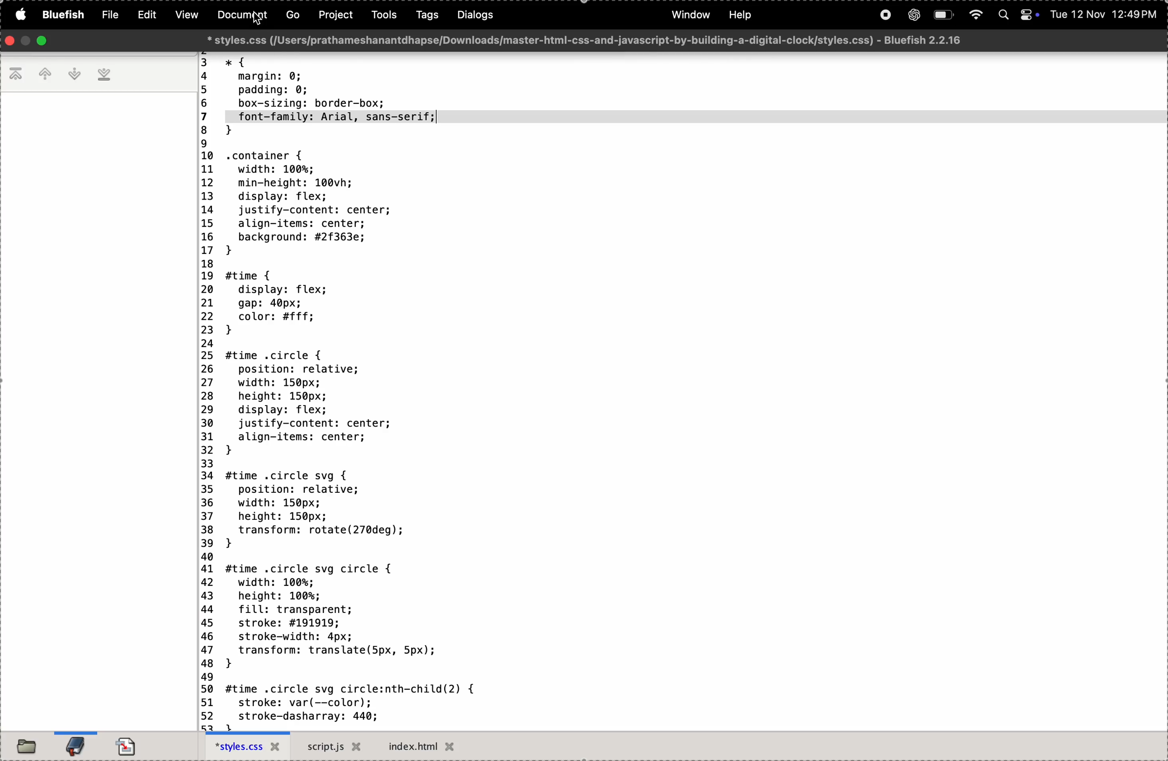 The height and width of the screenshot is (761, 1168). I want to click on next book mark, so click(76, 74).